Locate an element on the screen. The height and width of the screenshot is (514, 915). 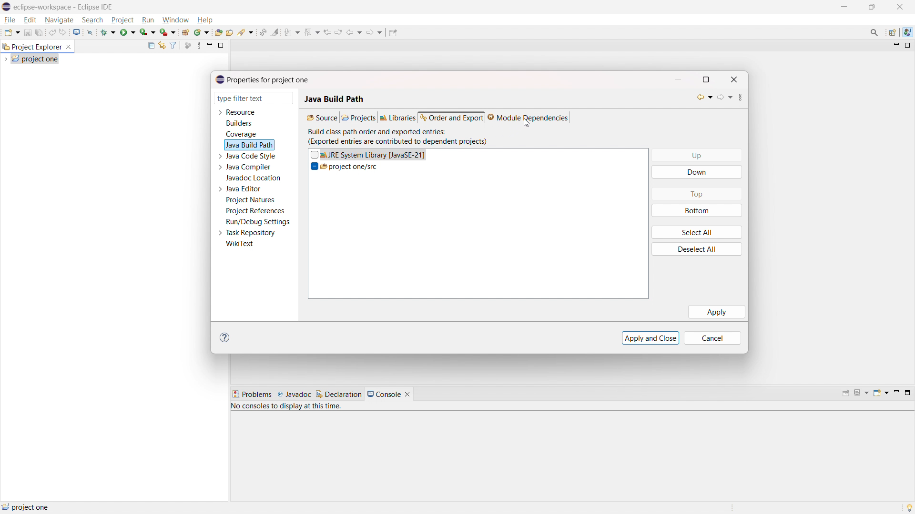
module dependencies is located at coordinates (527, 117).